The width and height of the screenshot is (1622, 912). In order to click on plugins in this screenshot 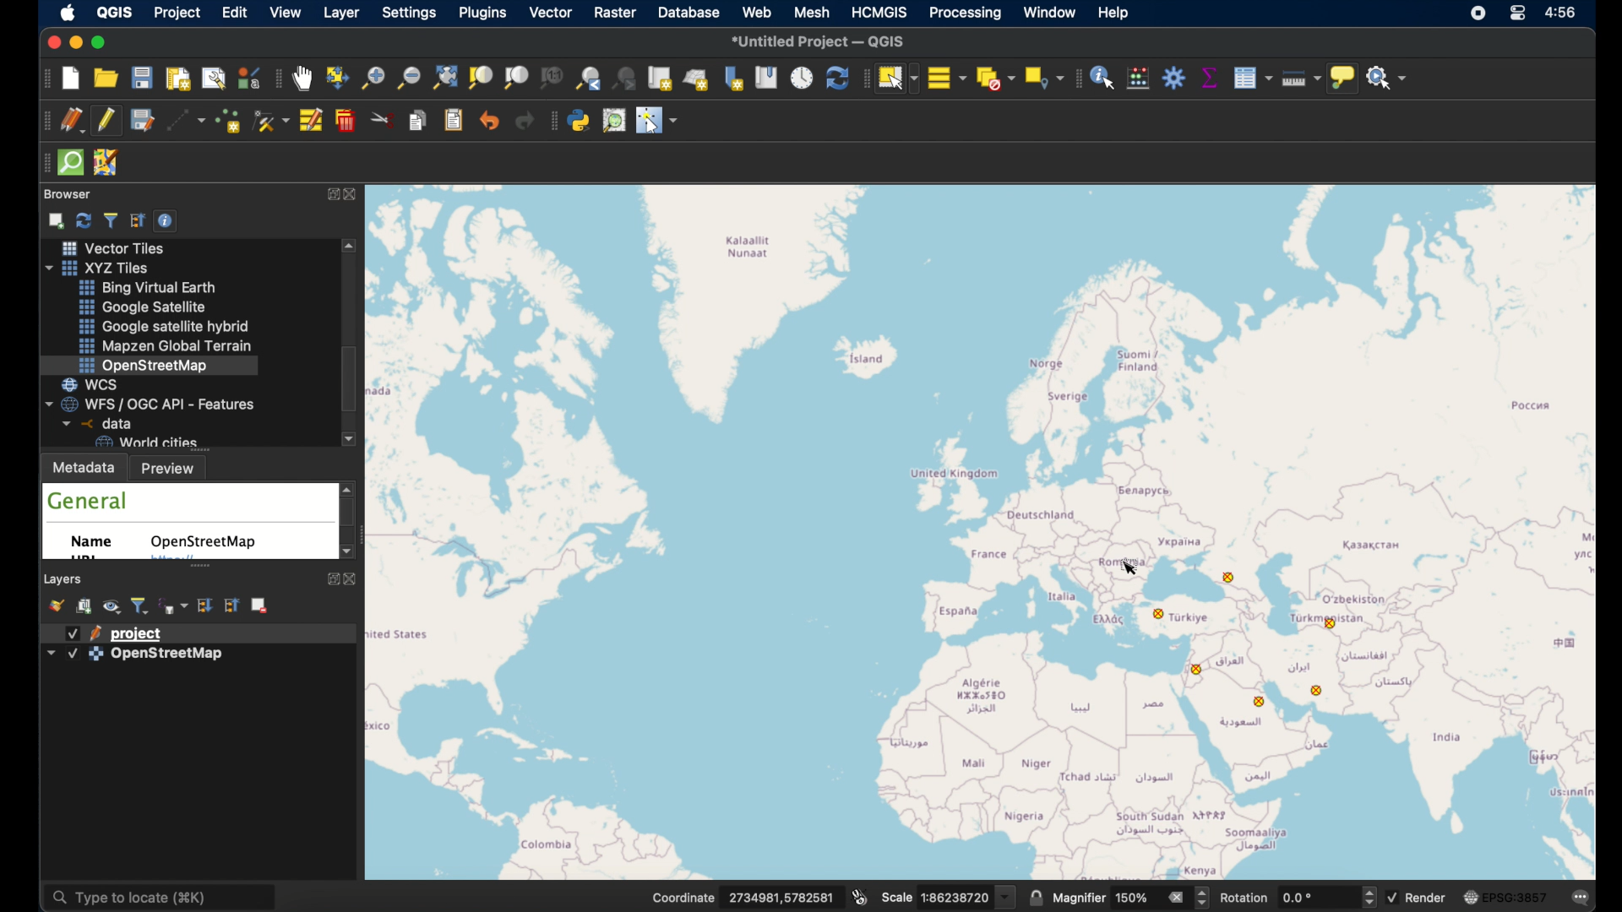, I will do `click(482, 14)`.